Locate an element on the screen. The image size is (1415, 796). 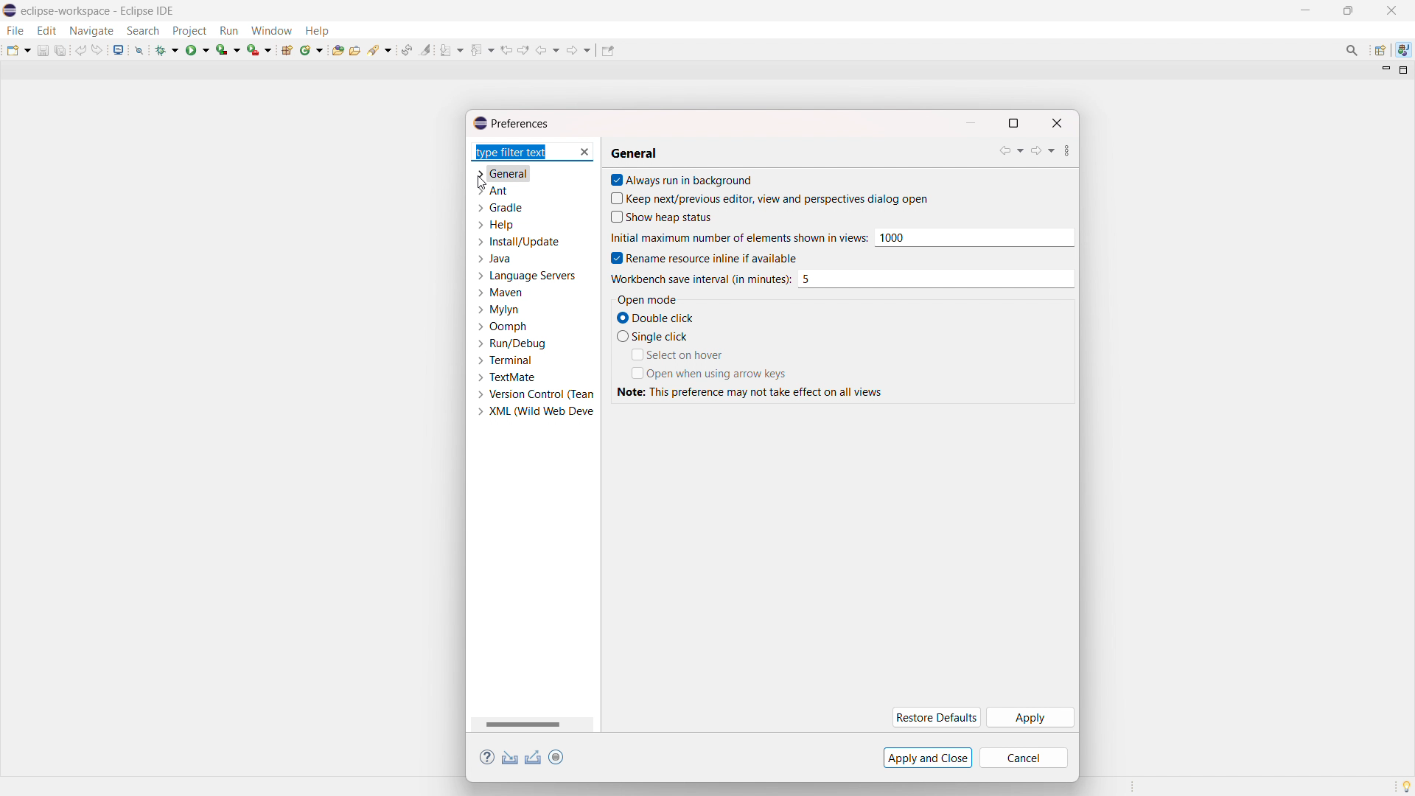
maximize view is located at coordinates (1404, 70).